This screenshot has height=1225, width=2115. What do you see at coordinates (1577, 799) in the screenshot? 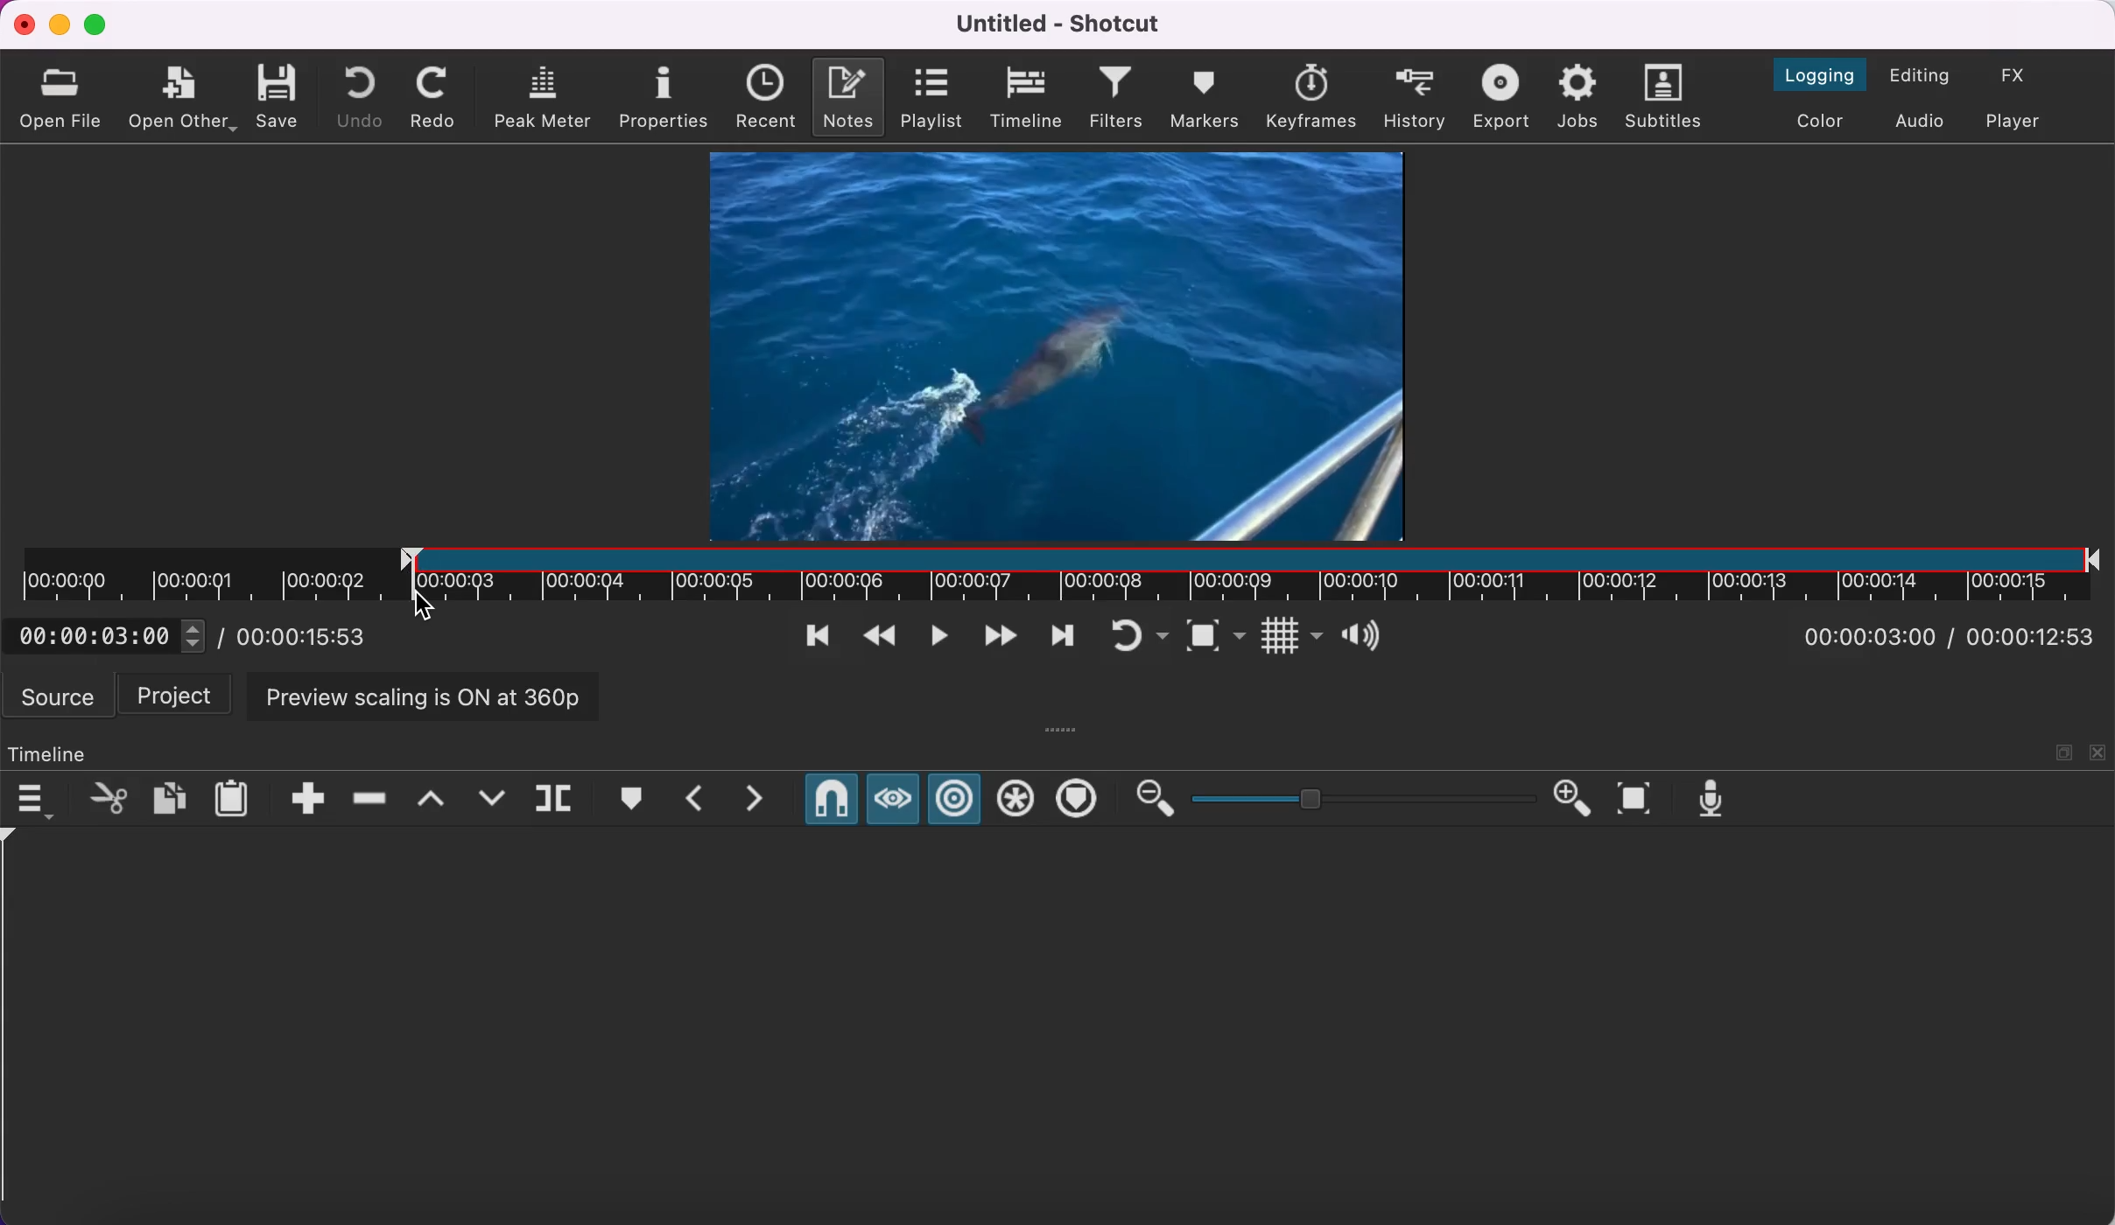
I see `zoom in` at bounding box center [1577, 799].